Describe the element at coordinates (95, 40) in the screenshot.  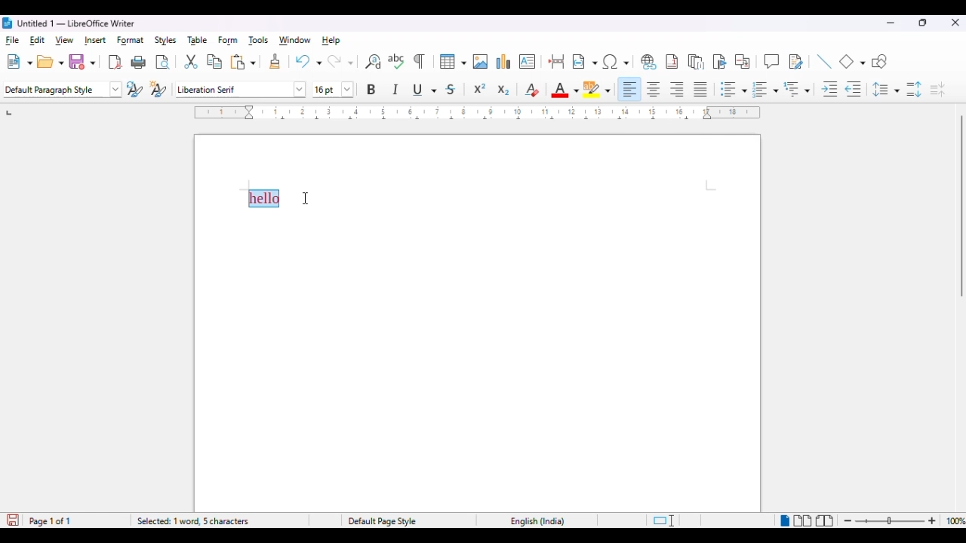
I see `insert` at that location.